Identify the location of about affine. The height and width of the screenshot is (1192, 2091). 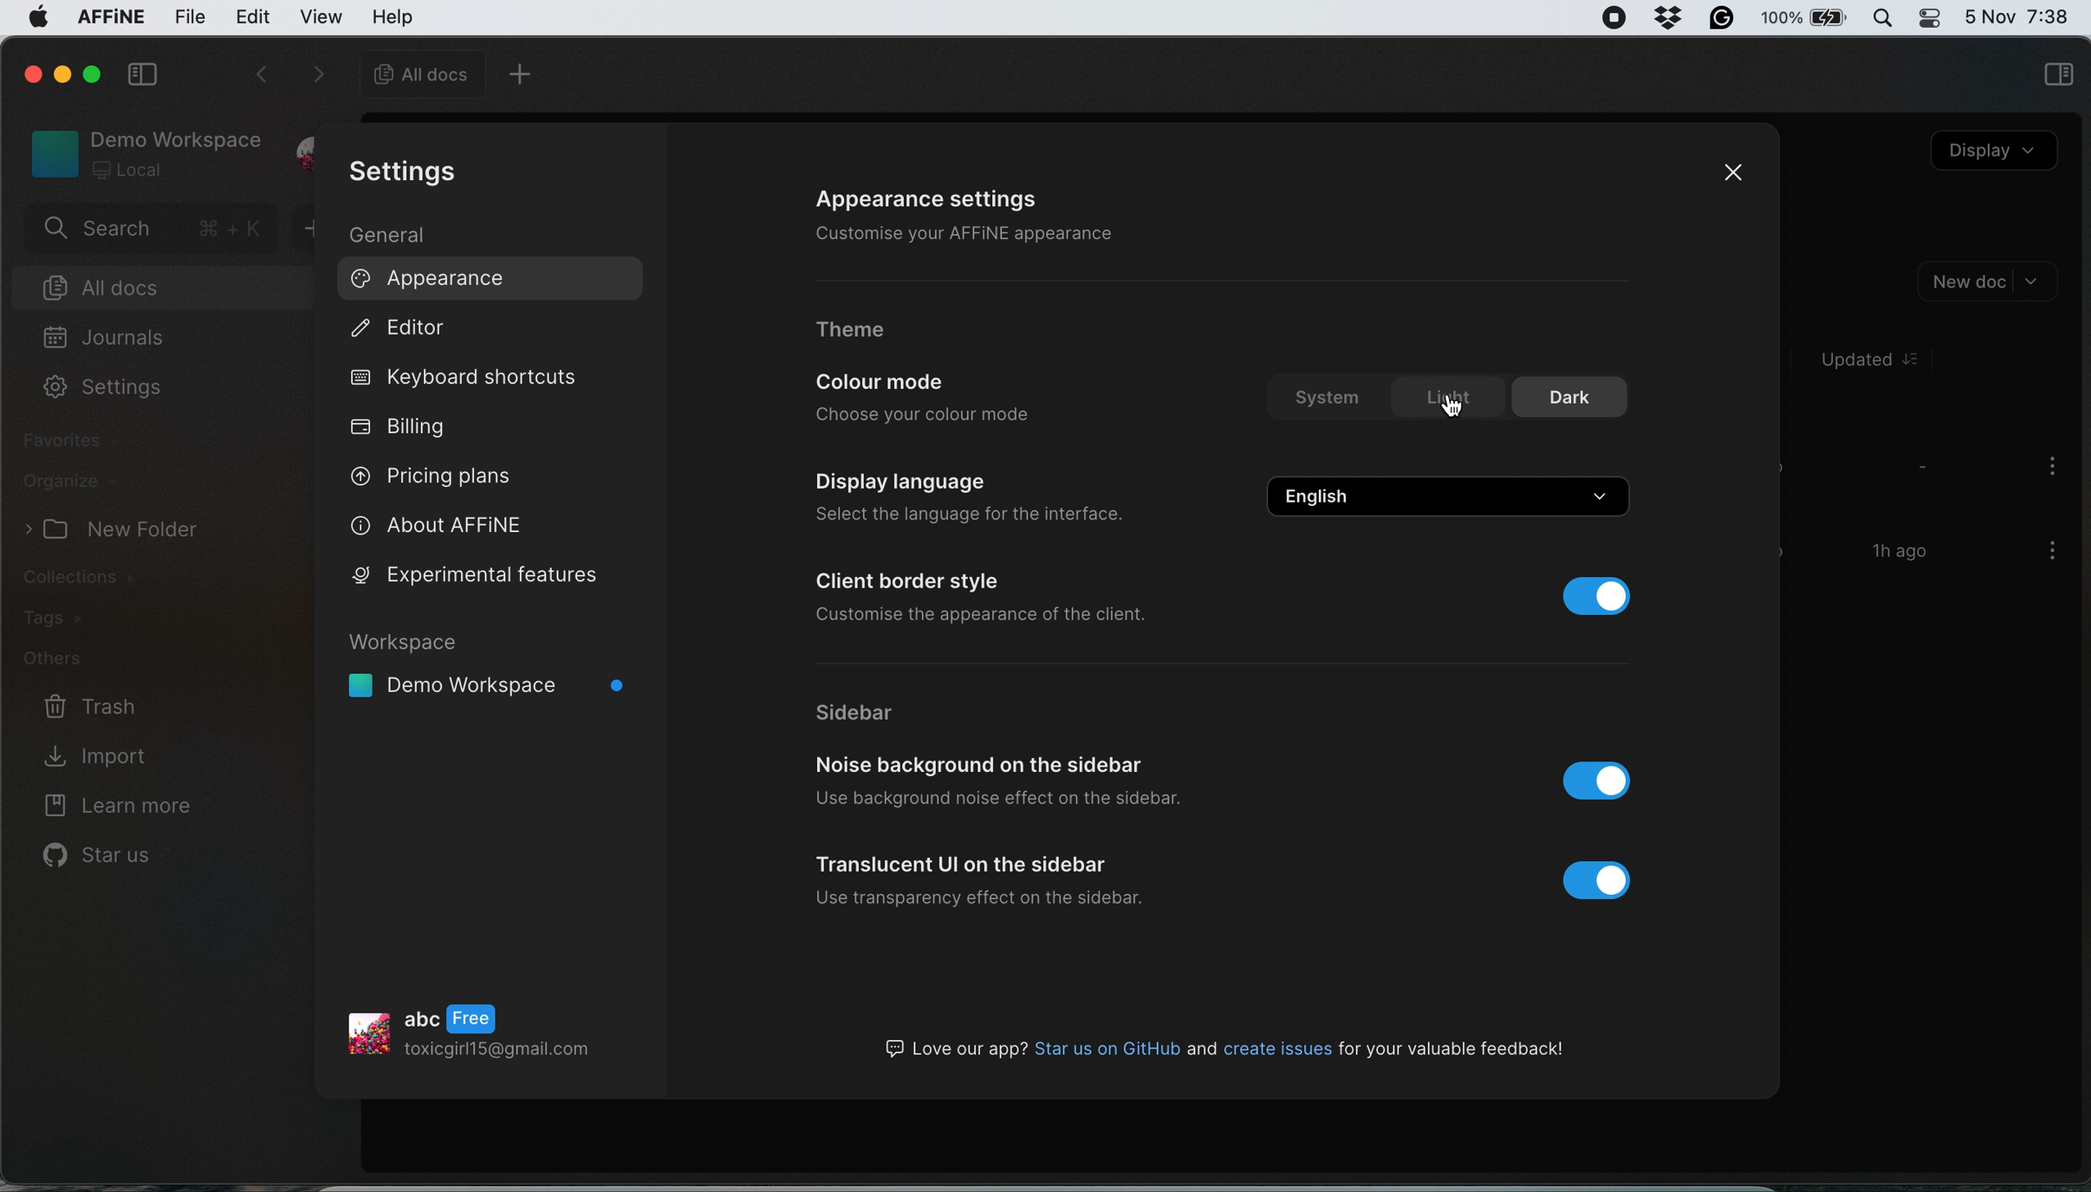
(455, 526).